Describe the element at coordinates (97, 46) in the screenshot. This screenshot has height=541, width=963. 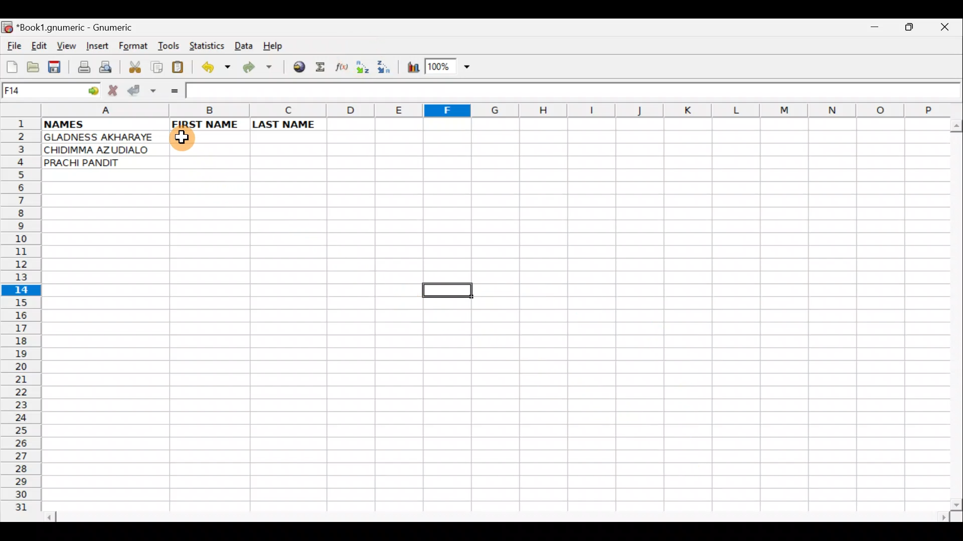
I see `Insert` at that location.